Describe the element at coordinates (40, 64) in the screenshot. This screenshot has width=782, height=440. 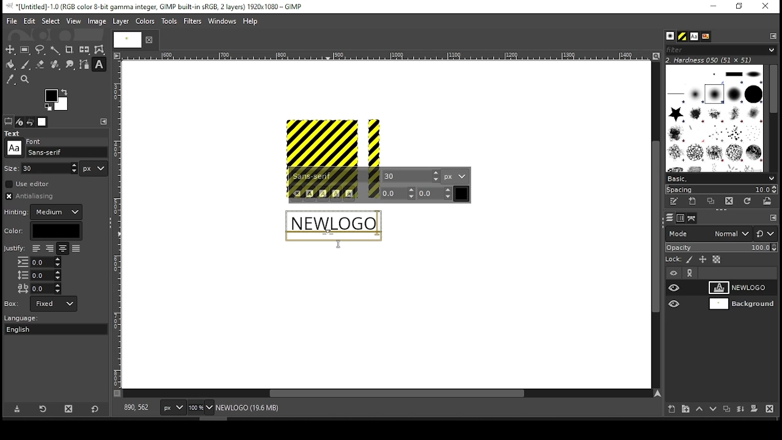
I see `eraser tool` at that location.